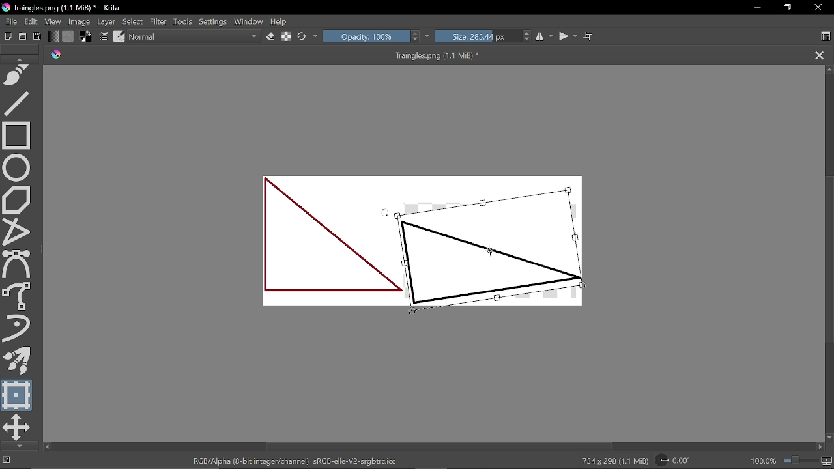 The image size is (834, 469). What do you see at coordinates (18, 395) in the screenshot?
I see `Transform a selection or a layer` at bounding box center [18, 395].